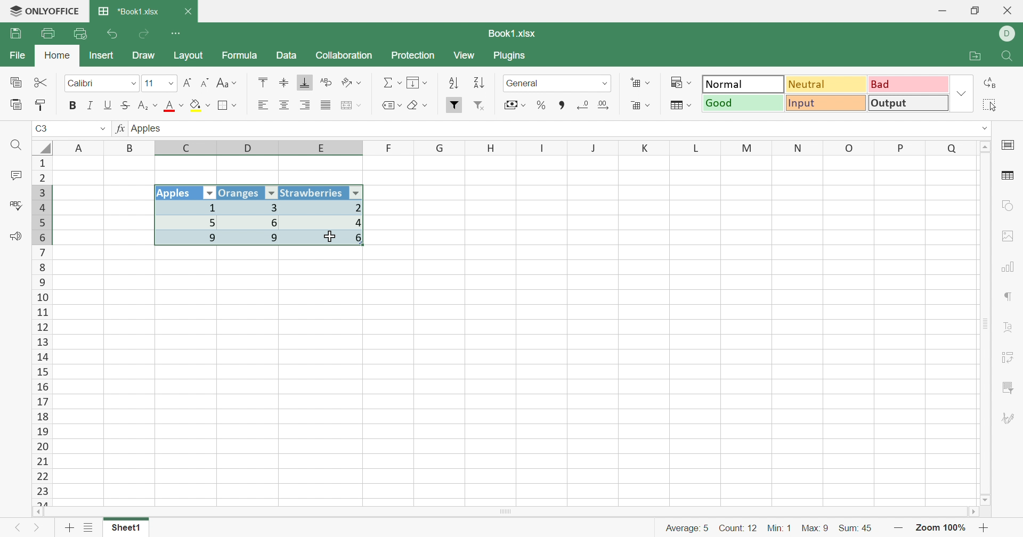 This screenshot has width=1023, height=537. Describe the element at coordinates (351, 105) in the screenshot. I see `Insert columns` at that location.